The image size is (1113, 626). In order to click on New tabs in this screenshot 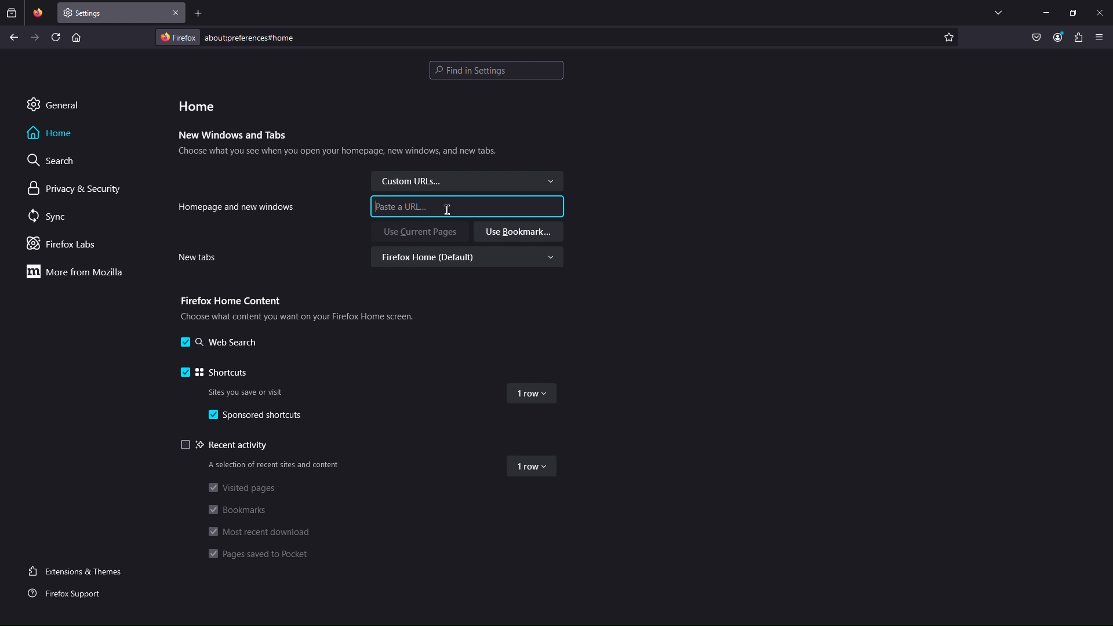, I will do `click(196, 258)`.